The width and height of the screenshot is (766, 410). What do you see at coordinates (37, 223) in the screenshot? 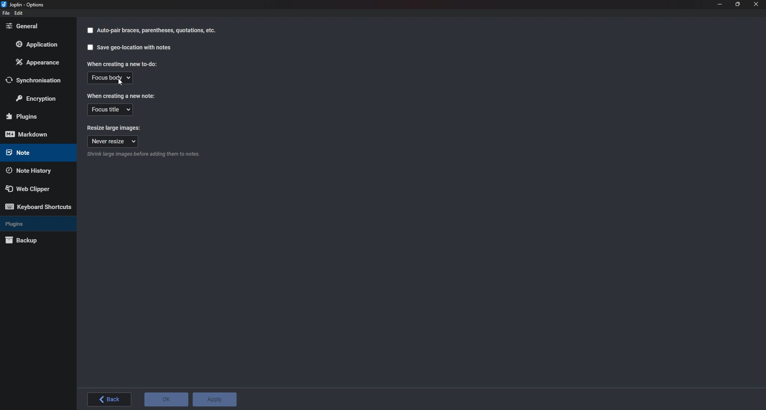
I see `Plugins` at bounding box center [37, 223].